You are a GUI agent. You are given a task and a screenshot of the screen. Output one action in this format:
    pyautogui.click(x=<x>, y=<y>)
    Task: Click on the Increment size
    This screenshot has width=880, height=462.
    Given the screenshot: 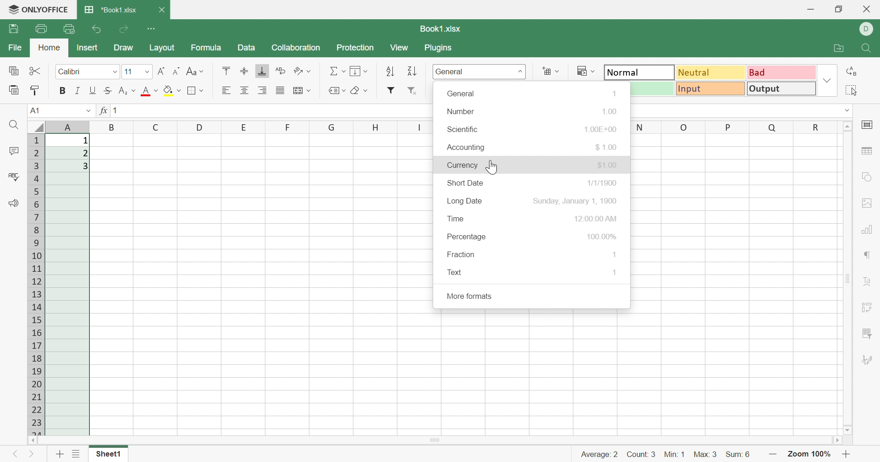 What is the action you would take?
    pyautogui.click(x=161, y=71)
    